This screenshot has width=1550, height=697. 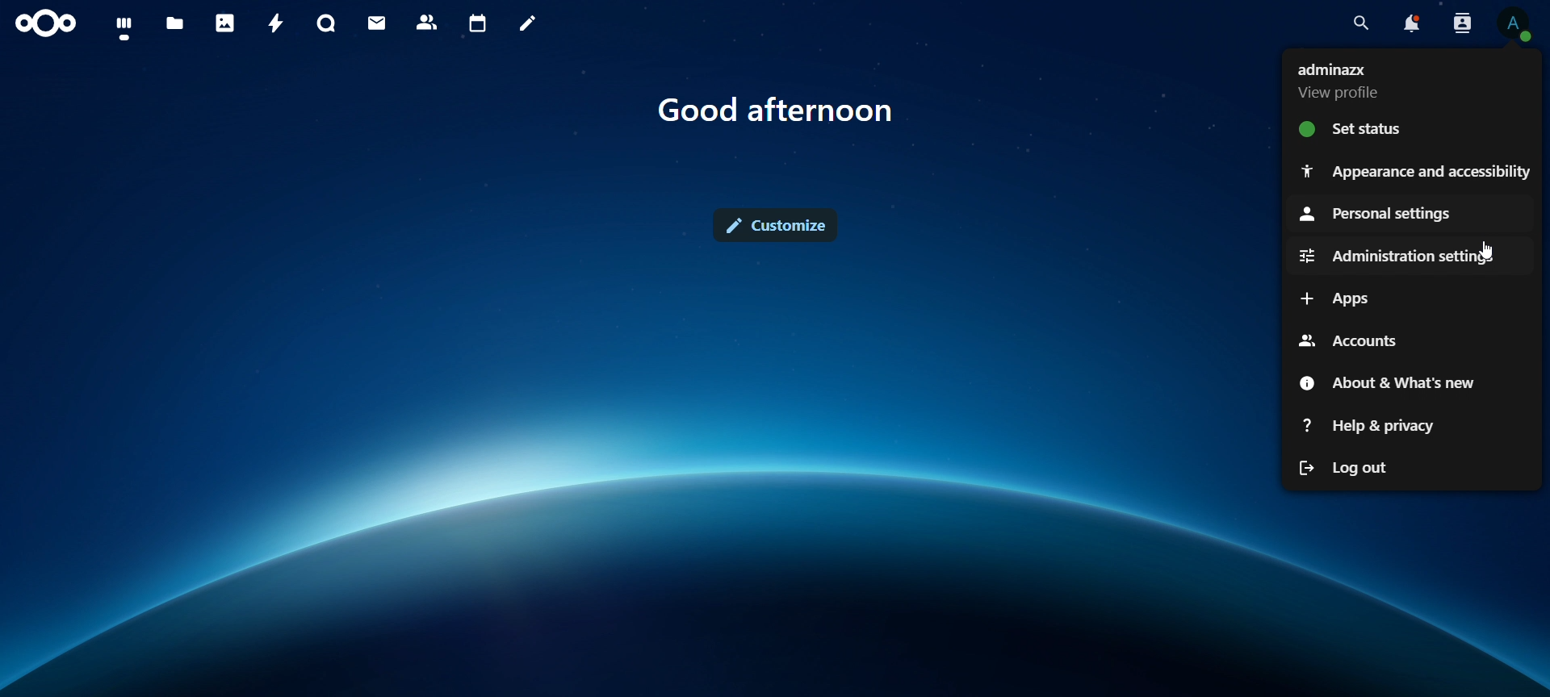 I want to click on icon, so click(x=50, y=23).